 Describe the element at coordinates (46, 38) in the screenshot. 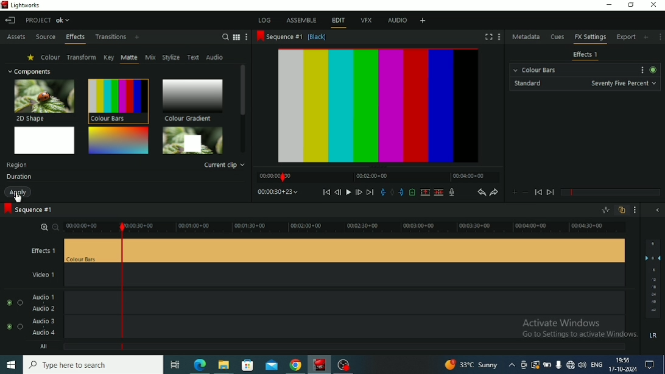

I see `Source` at that location.